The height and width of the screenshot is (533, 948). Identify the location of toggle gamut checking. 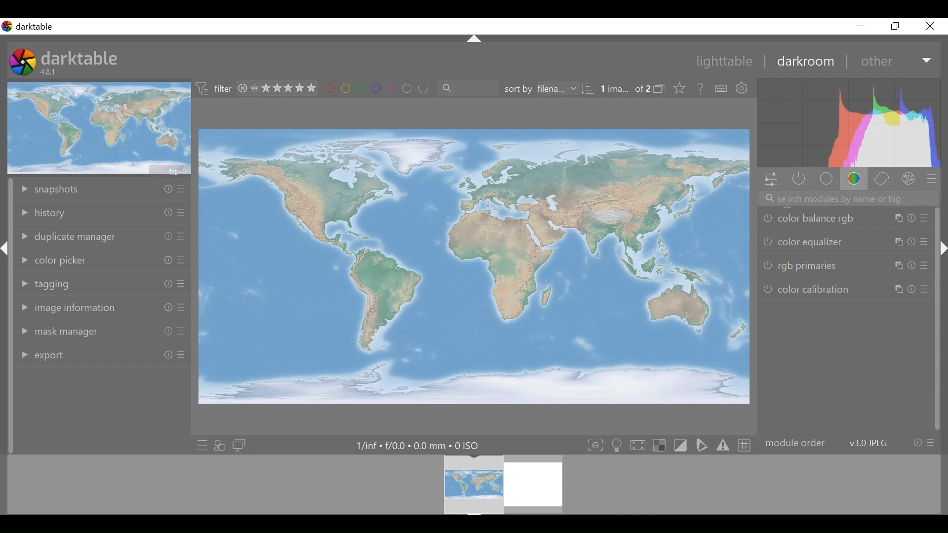
(722, 446).